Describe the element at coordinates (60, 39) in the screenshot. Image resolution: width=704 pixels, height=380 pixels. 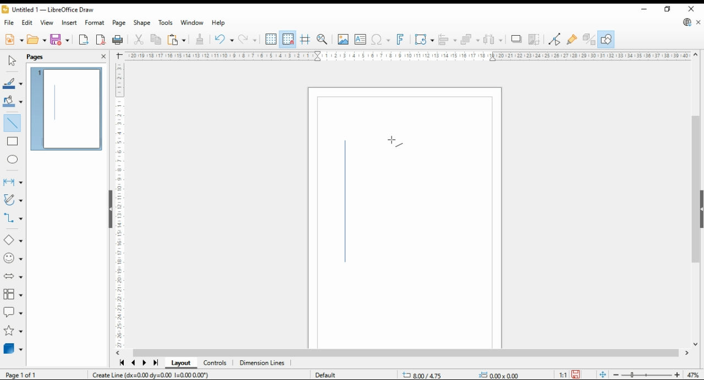
I see `save` at that location.